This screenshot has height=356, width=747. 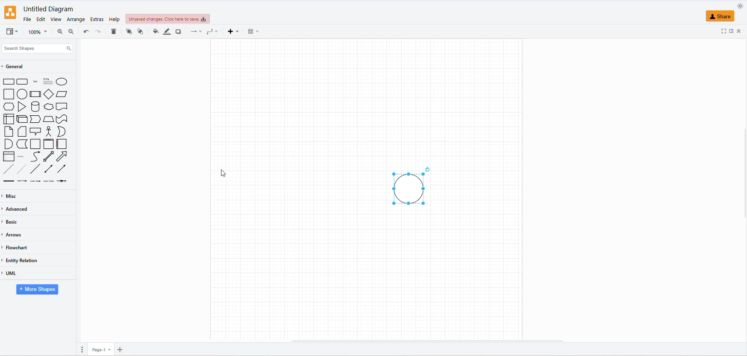 What do you see at coordinates (21, 106) in the screenshot?
I see `TRIANGLE` at bounding box center [21, 106].